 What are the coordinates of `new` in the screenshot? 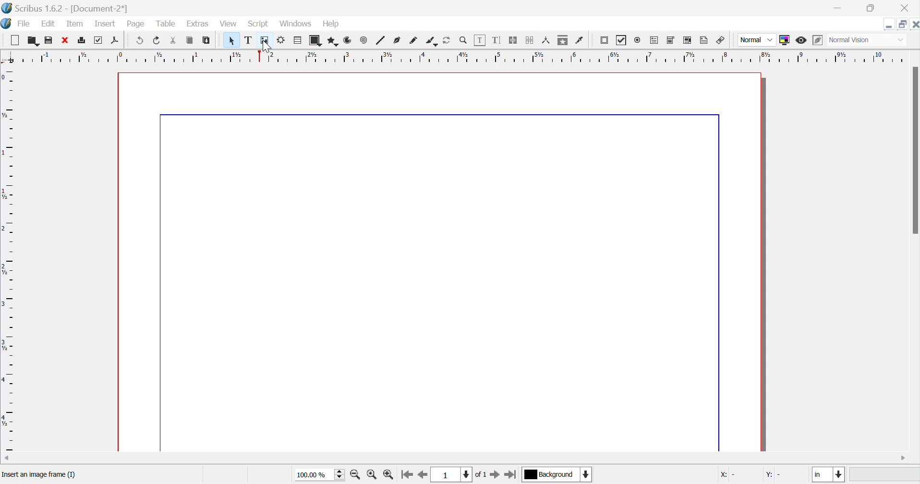 It's located at (13, 39).